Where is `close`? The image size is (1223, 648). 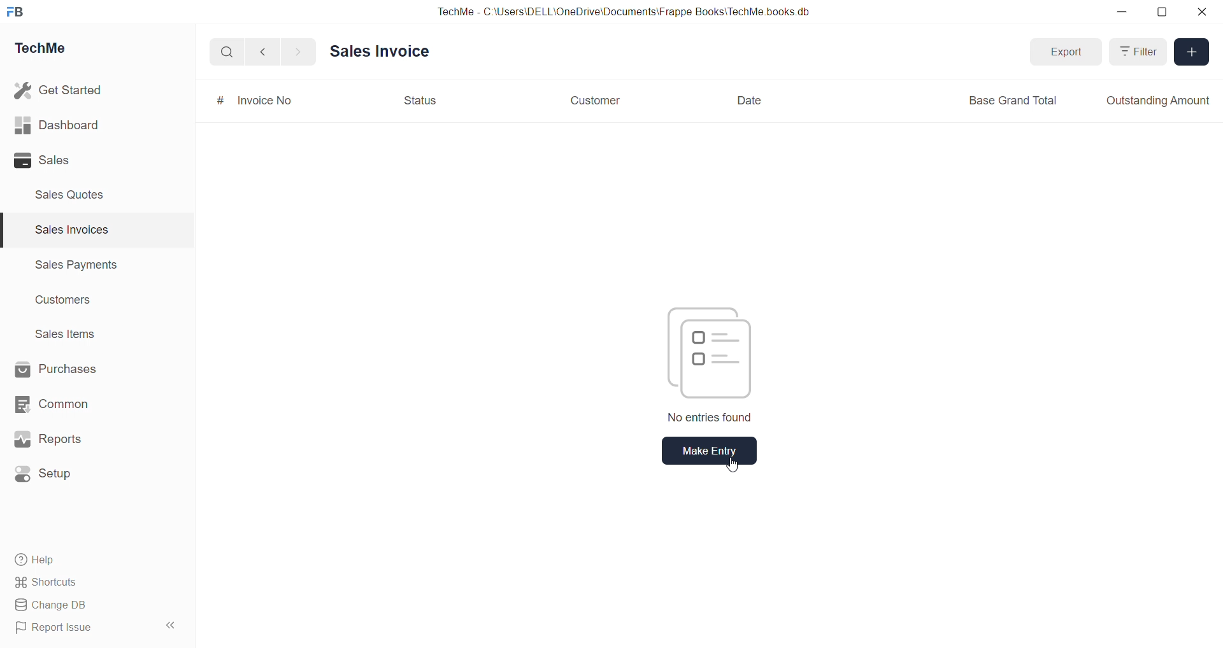
close is located at coordinates (1203, 11).